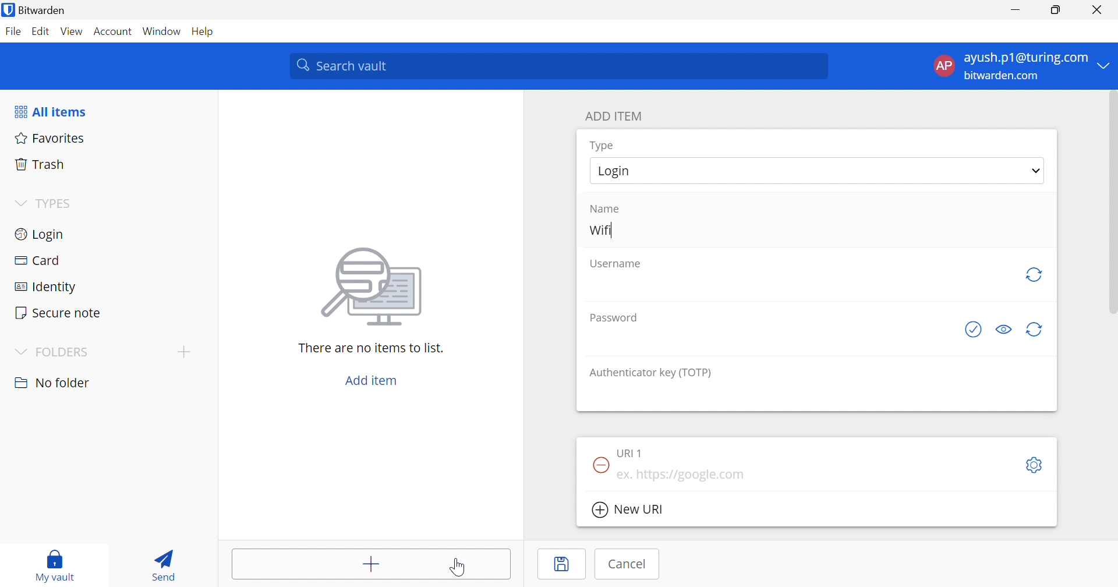  I want to click on Drop Down, so click(1036, 170).